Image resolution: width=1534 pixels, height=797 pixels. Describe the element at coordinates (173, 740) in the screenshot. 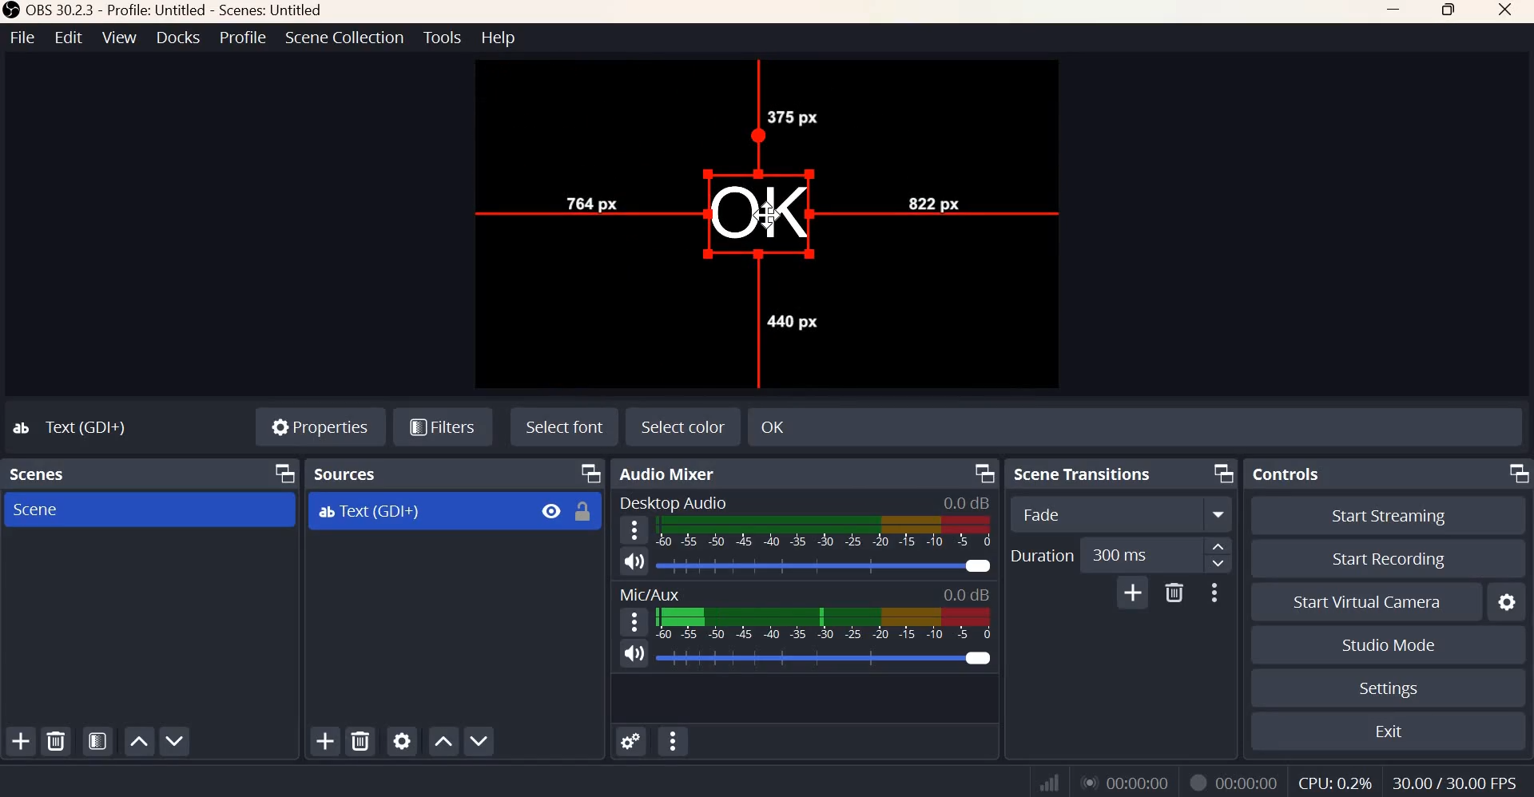

I see `Move scene down` at that location.